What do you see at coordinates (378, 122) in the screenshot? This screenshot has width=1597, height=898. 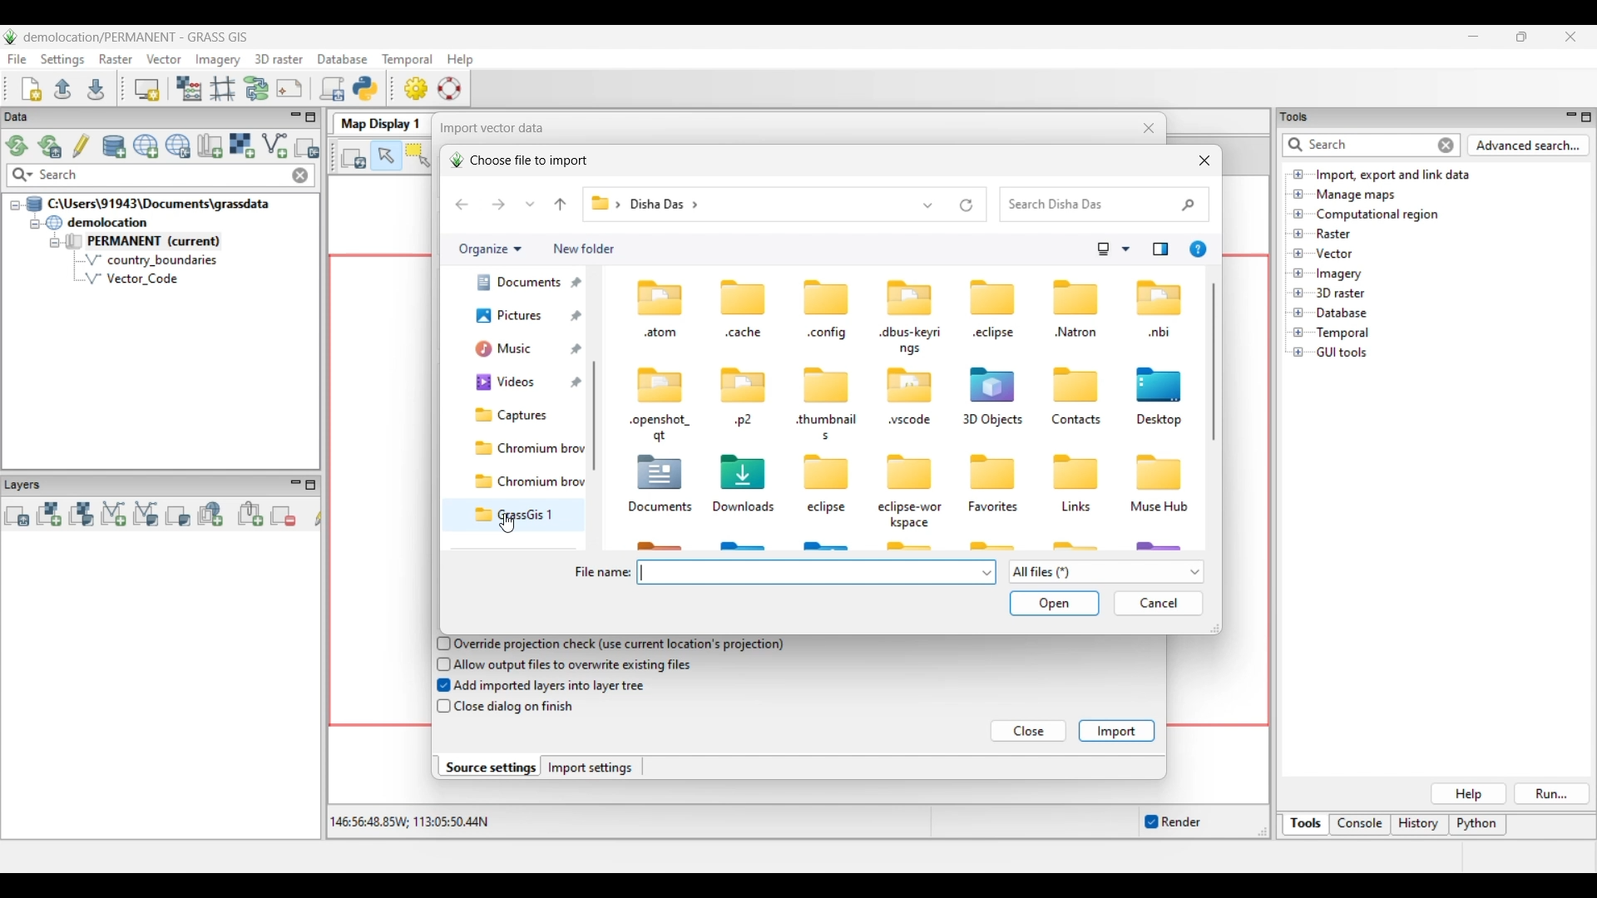 I see `Map Display 1 tab` at bounding box center [378, 122].